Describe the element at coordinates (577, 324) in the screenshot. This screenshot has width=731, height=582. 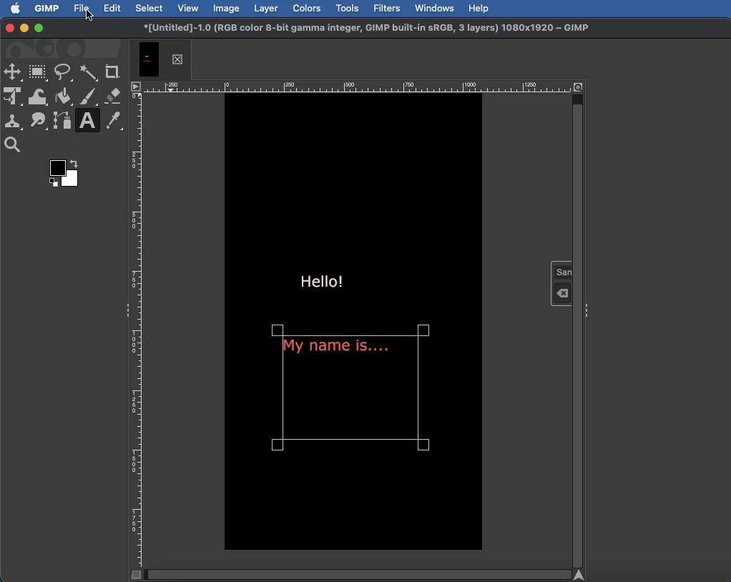
I see `Scroll` at that location.